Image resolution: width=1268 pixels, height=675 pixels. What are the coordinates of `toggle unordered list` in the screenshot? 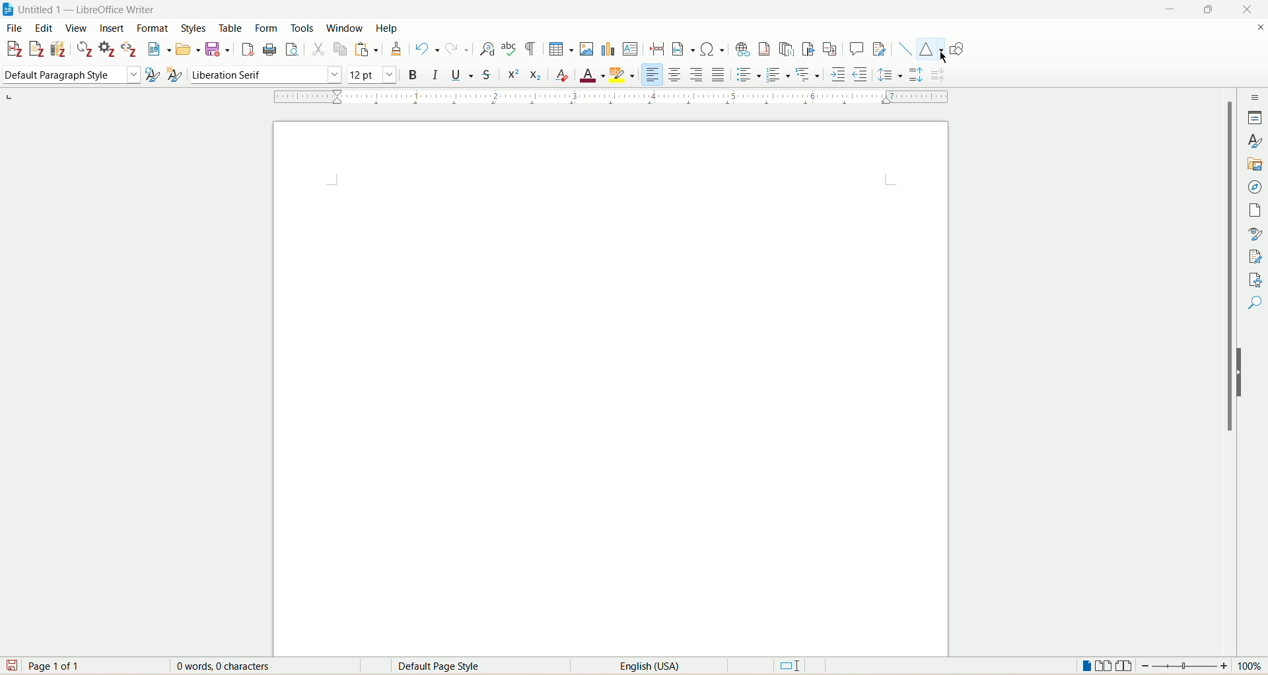 It's located at (748, 74).